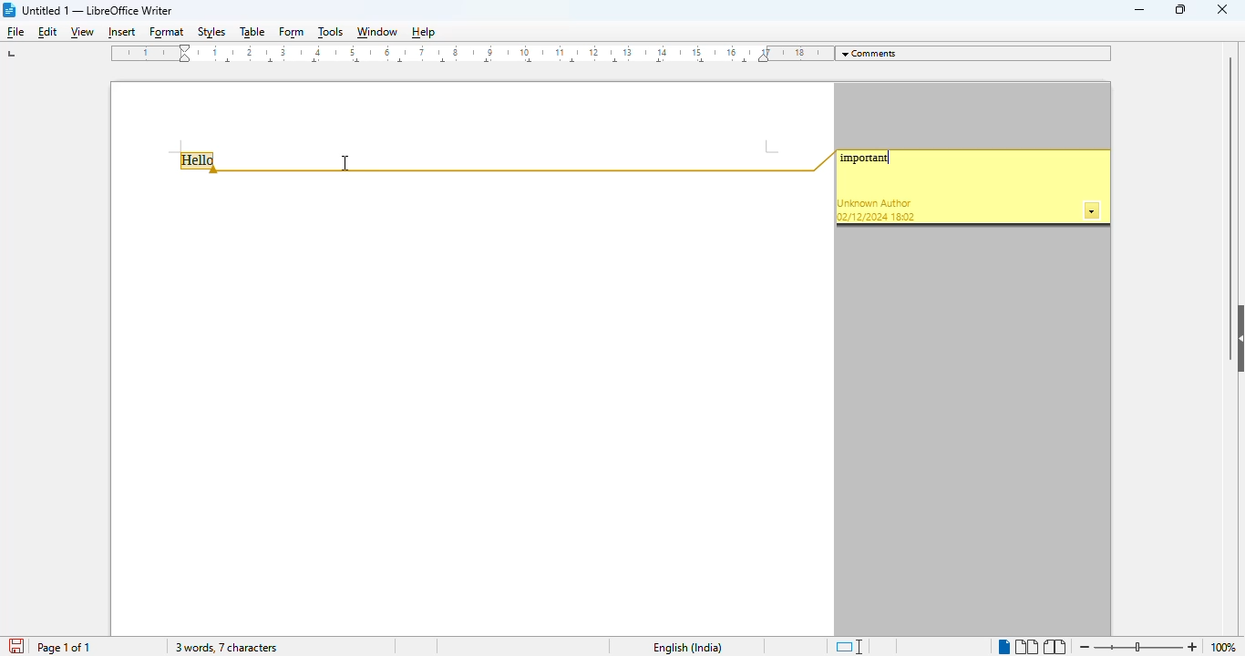 This screenshot has height=656, width=1245. I want to click on file, so click(16, 33).